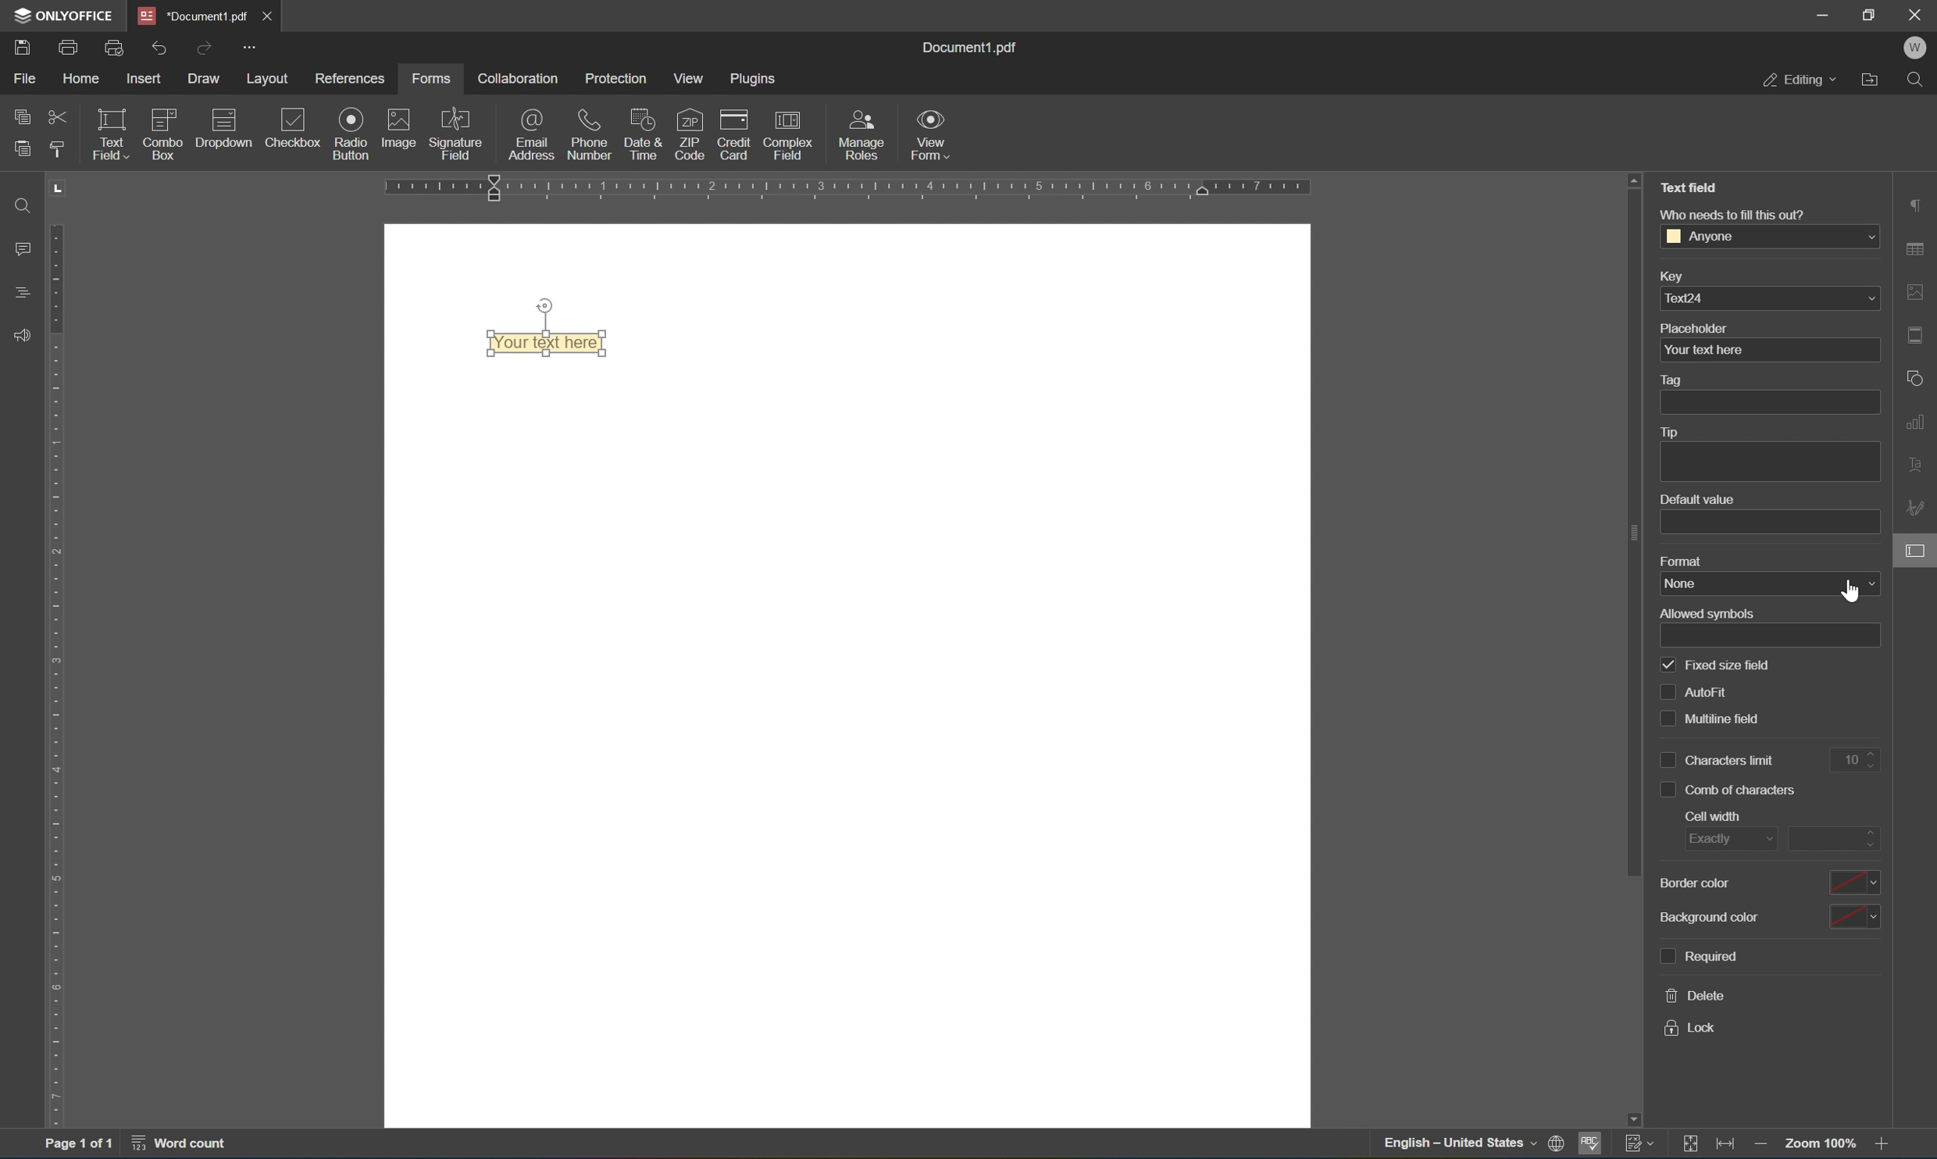  Describe the element at coordinates (1771, 585) in the screenshot. I see `none` at that location.